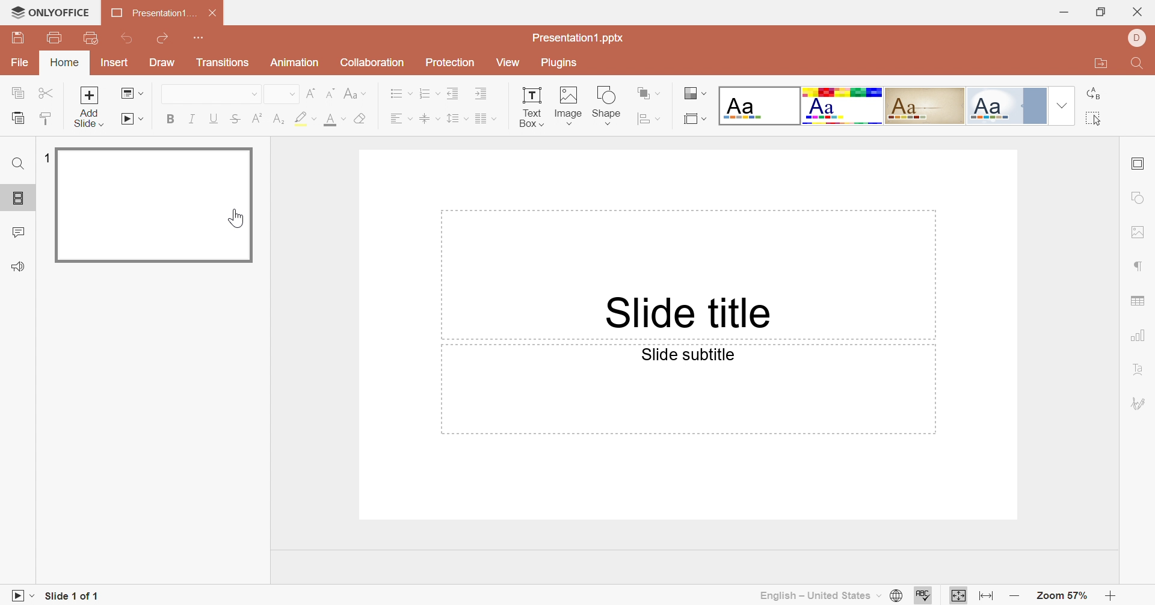 The image size is (1155, 605). Describe the element at coordinates (90, 108) in the screenshot. I see `Add Slide` at that location.